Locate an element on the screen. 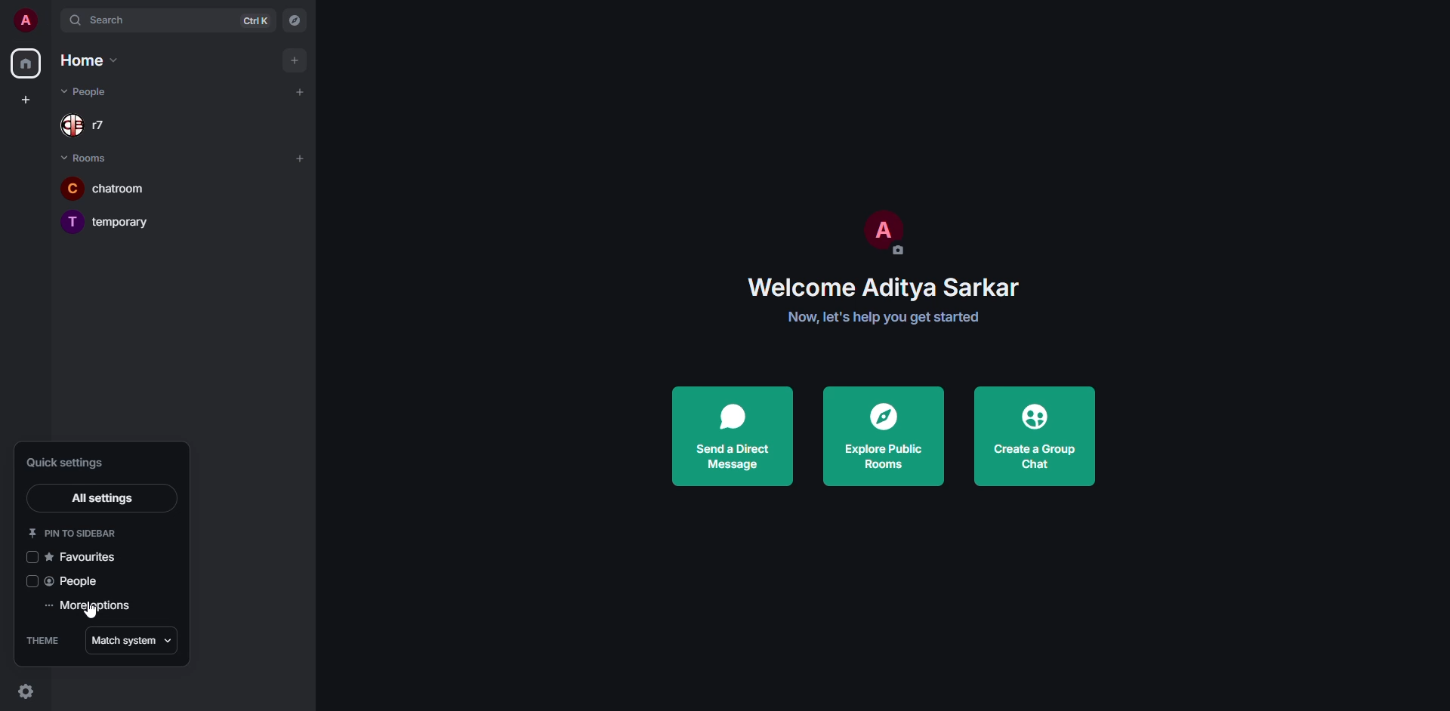  pin to sidebar is located at coordinates (79, 530).